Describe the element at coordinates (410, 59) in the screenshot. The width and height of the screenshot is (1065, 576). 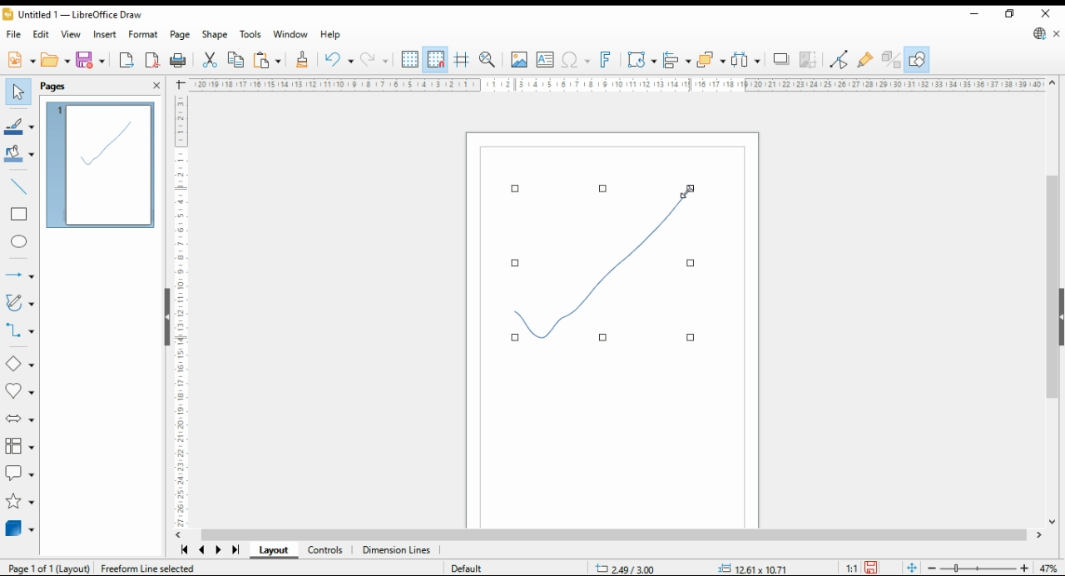
I see `show grid` at that location.